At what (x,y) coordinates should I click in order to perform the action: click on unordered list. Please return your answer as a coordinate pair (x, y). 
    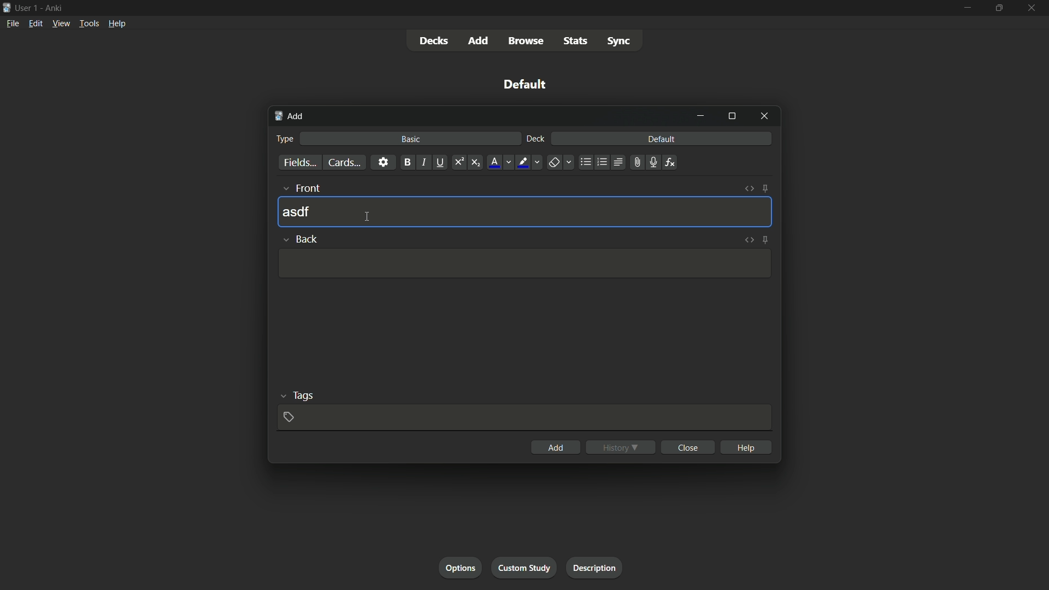
    Looking at the image, I should click on (586, 162).